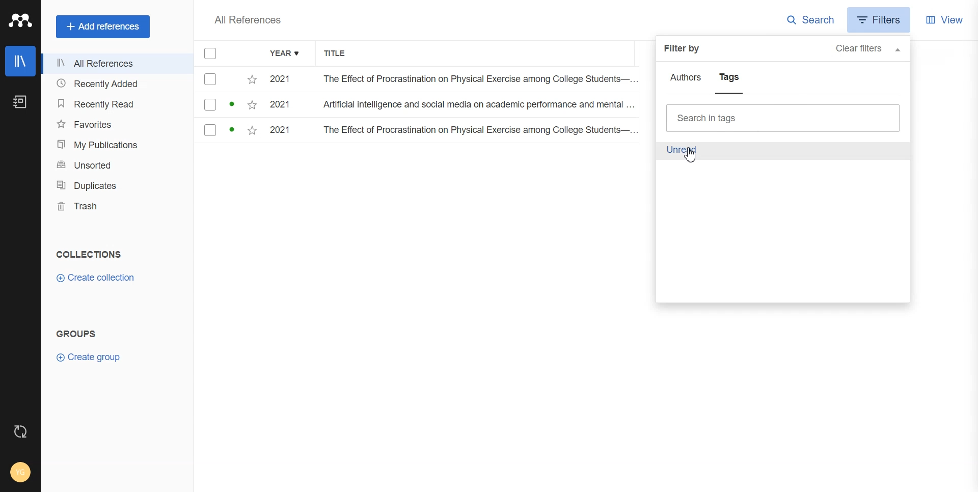 Image resolution: width=978 pixels, height=492 pixels. Describe the element at coordinates (211, 54) in the screenshot. I see `Checkmarks` at that location.